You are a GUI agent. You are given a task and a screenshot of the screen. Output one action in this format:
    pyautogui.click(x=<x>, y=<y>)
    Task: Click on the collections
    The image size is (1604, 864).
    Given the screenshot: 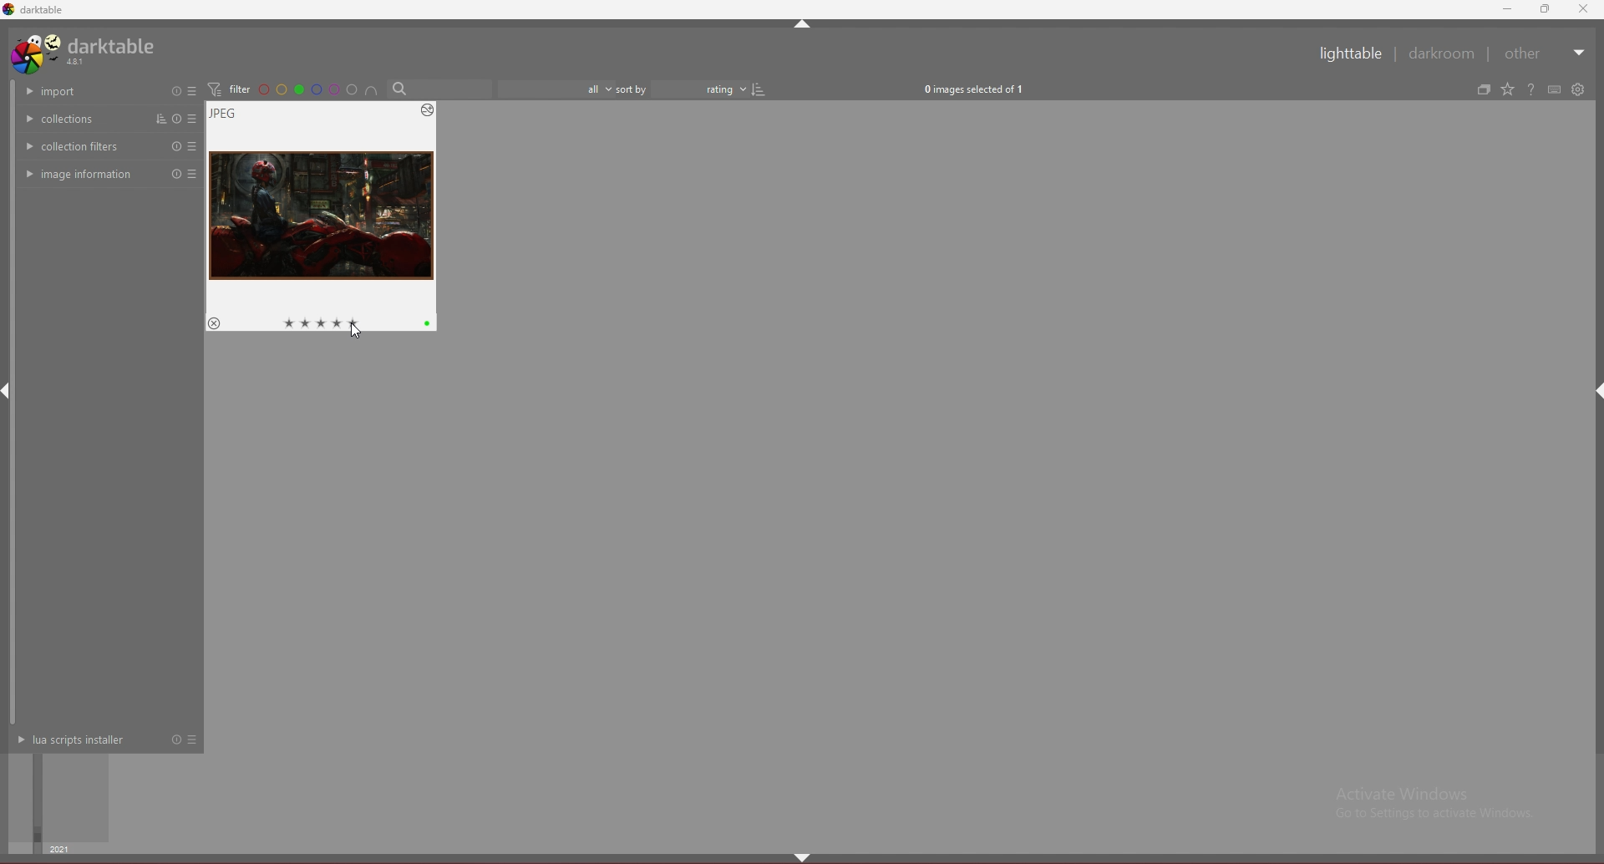 What is the action you would take?
    pyautogui.click(x=79, y=119)
    